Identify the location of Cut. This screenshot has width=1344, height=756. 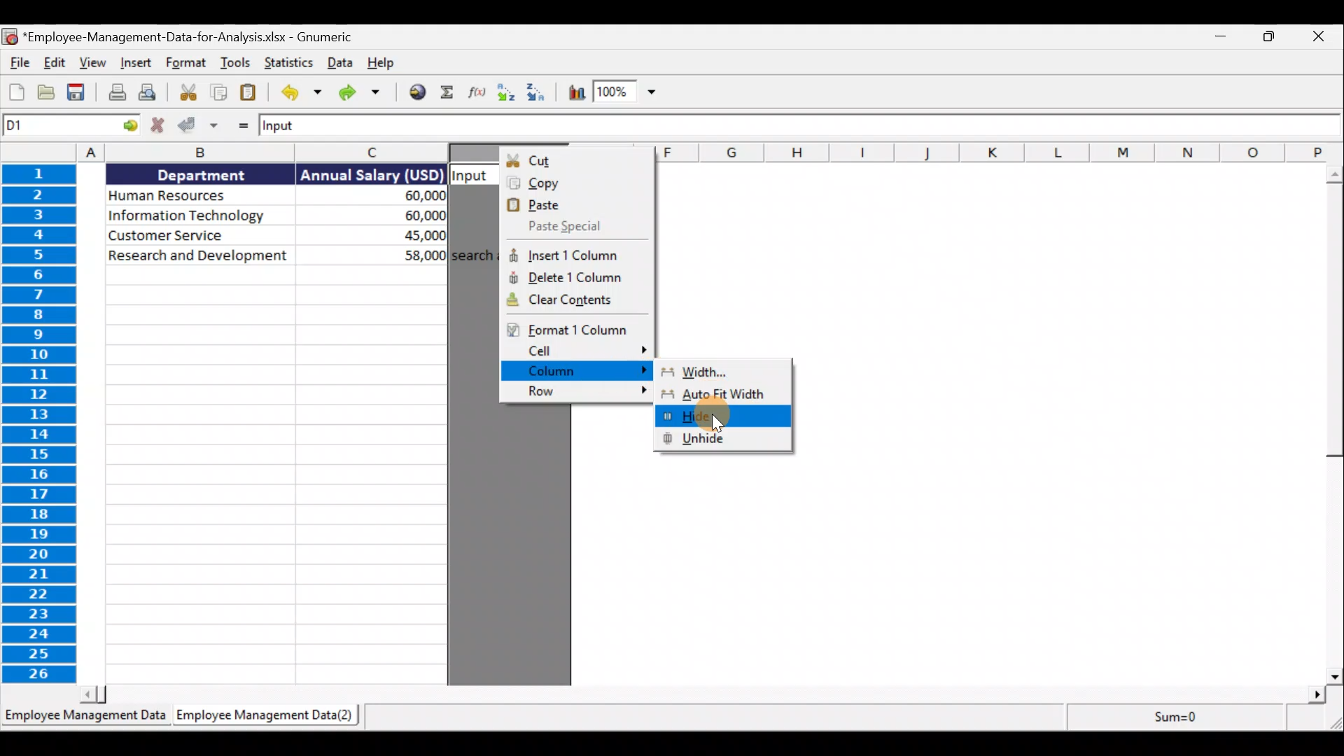
(577, 161).